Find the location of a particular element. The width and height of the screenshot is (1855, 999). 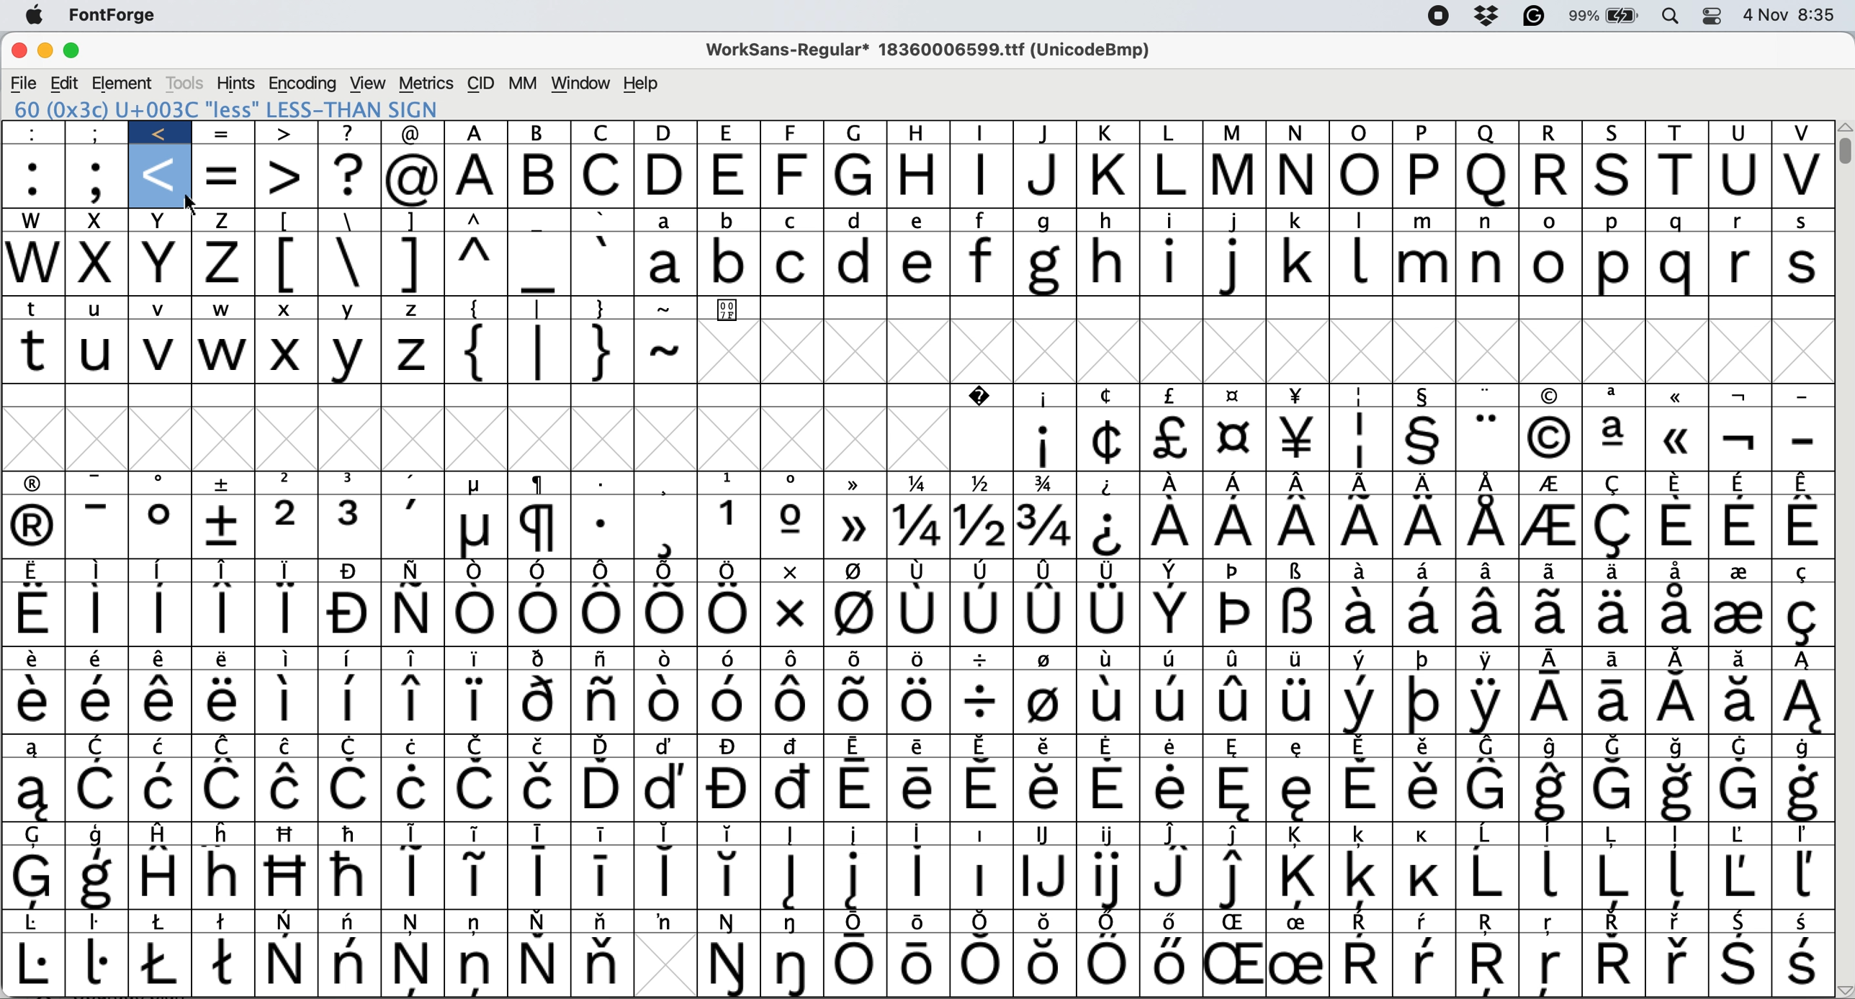

Symbol is located at coordinates (1802, 792).